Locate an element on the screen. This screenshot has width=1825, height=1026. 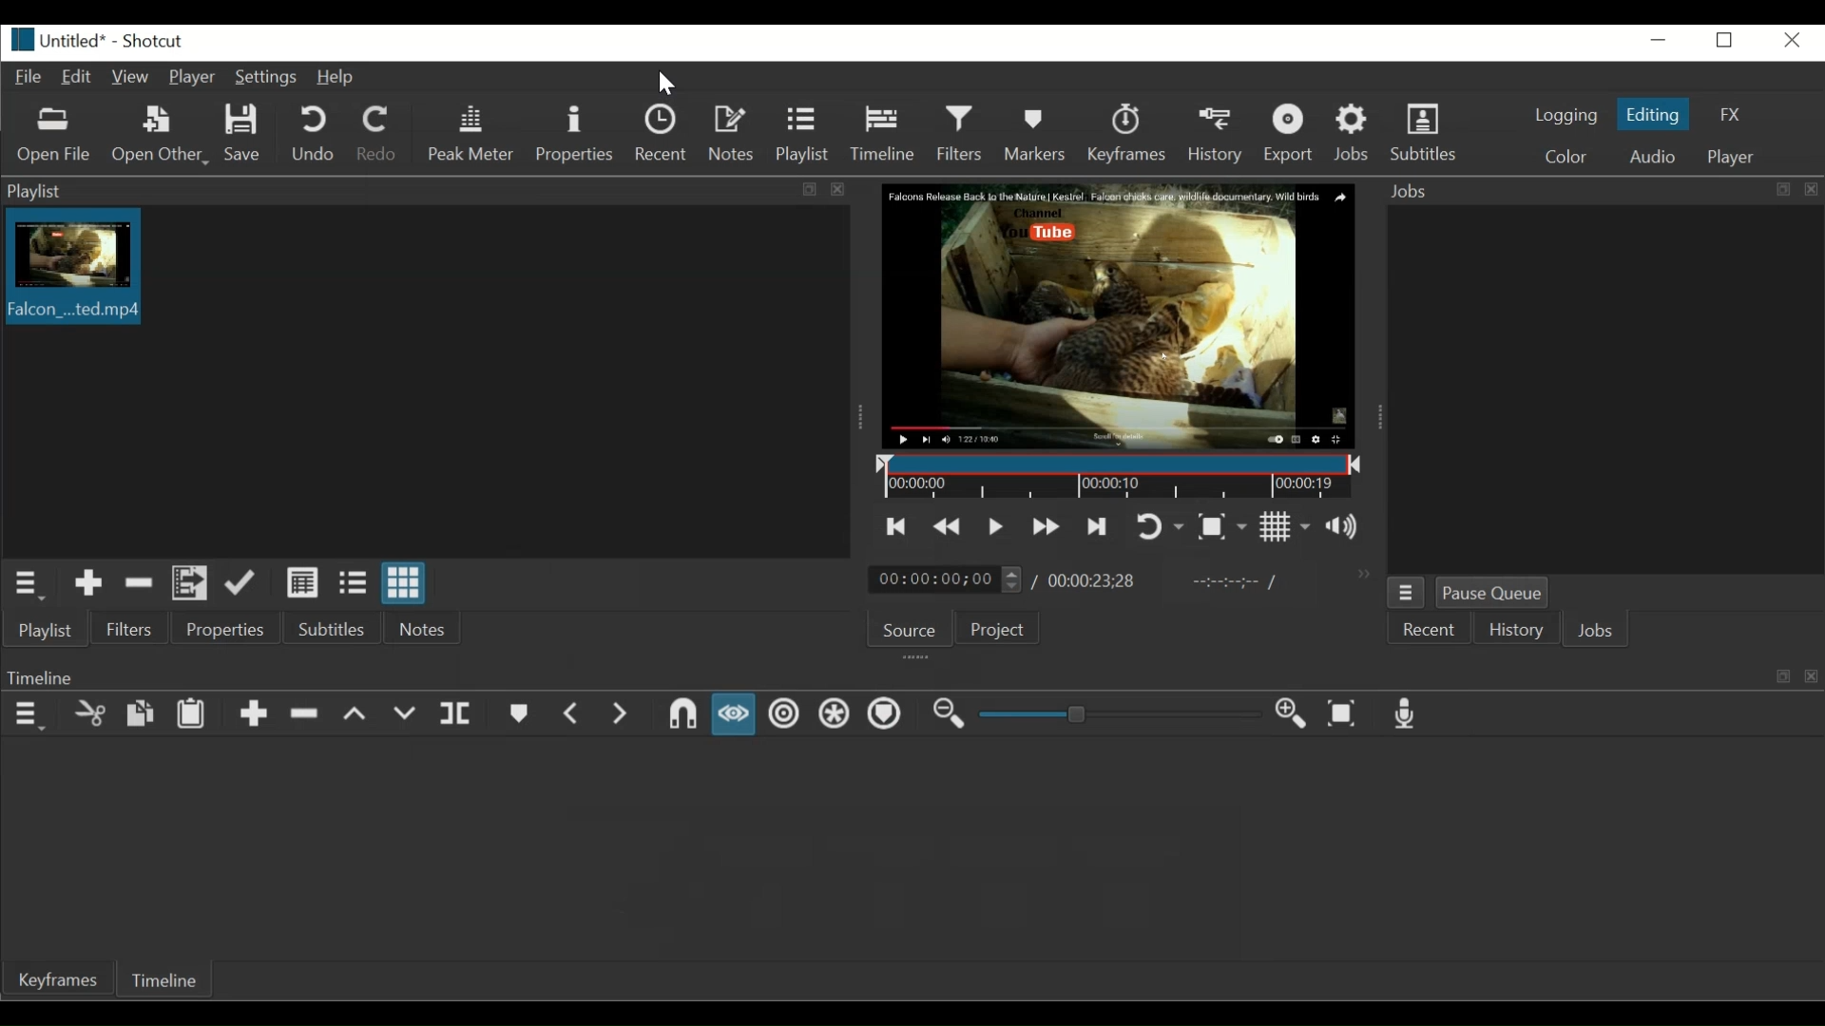
Ripple  is located at coordinates (785, 712).